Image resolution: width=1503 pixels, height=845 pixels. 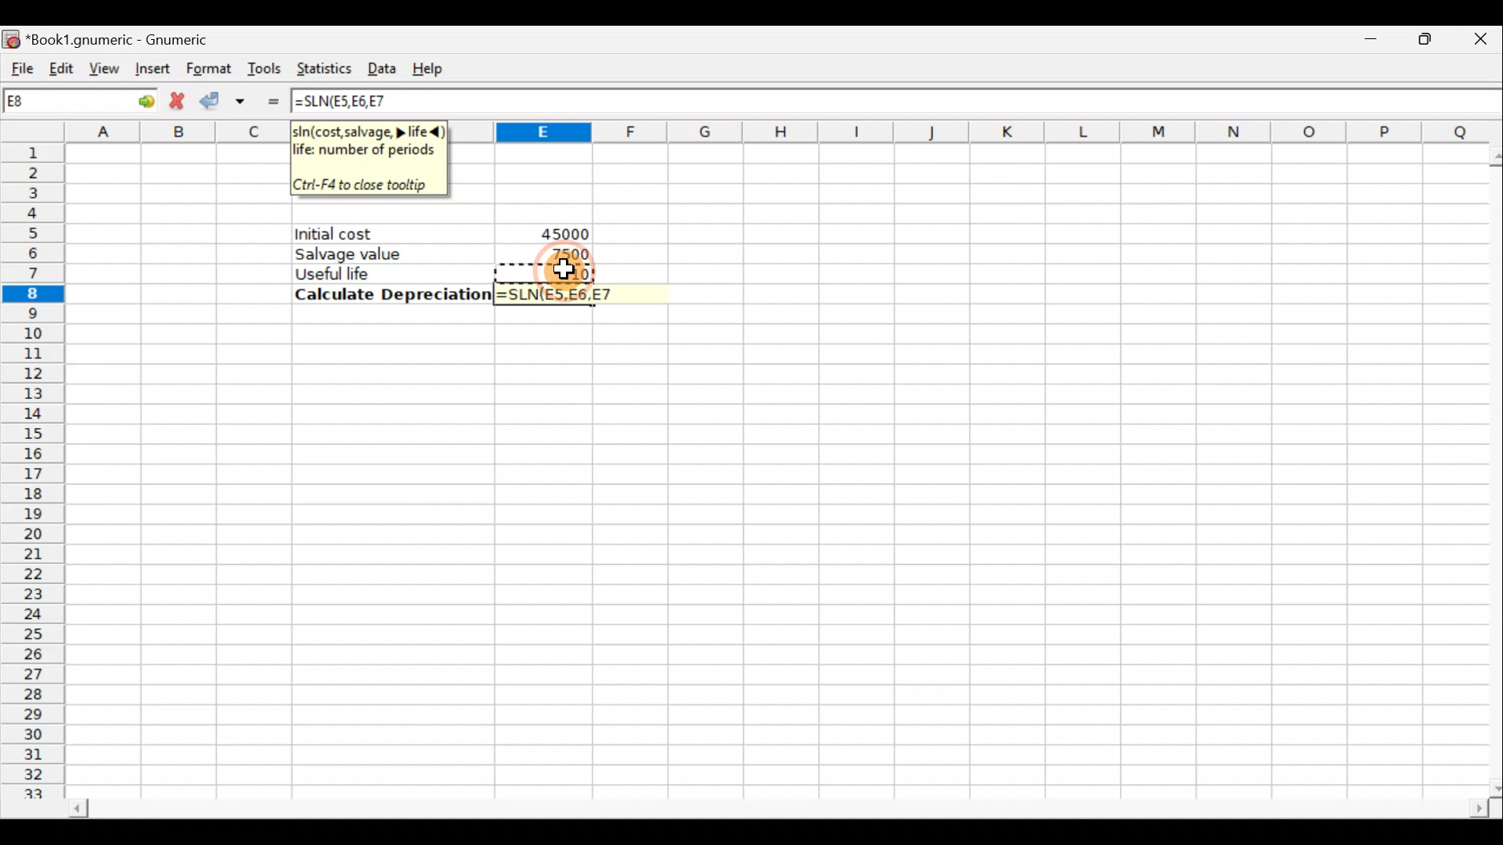 What do you see at coordinates (105, 65) in the screenshot?
I see `View` at bounding box center [105, 65].